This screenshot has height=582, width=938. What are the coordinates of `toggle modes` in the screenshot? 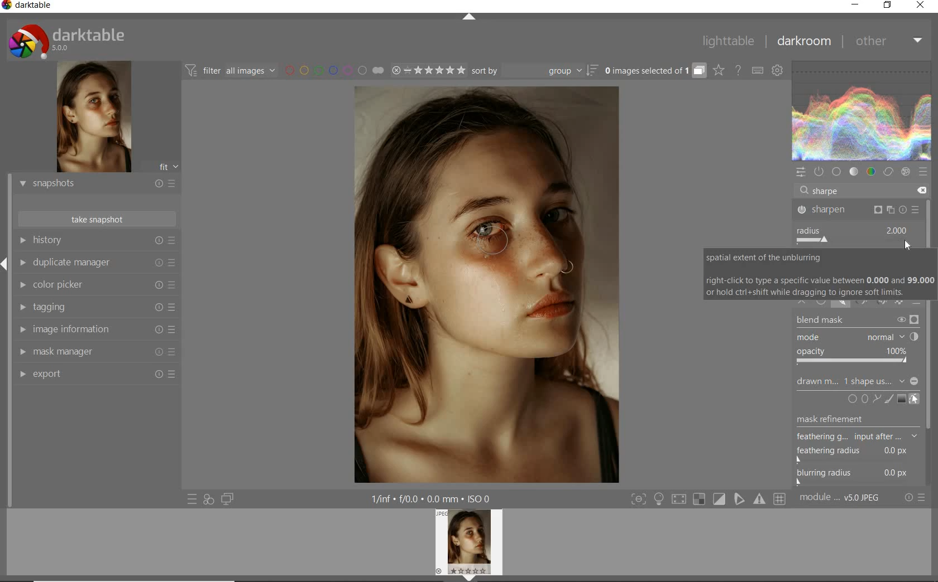 It's located at (709, 499).